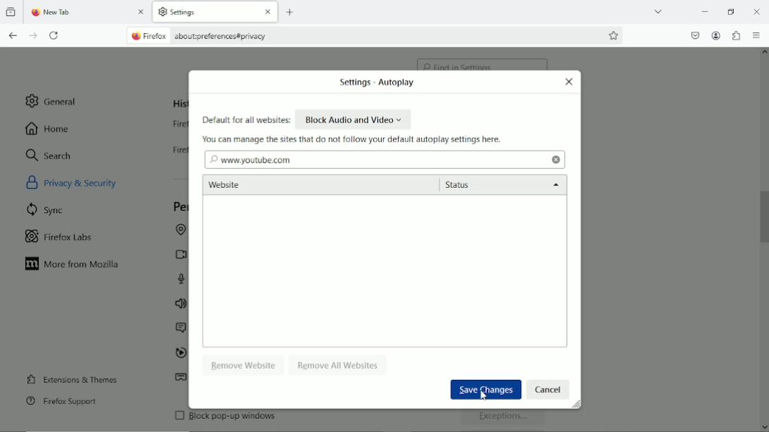 The width and height of the screenshot is (769, 432). What do you see at coordinates (61, 402) in the screenshot?
I see `firefox support` at bounding box center [61, 402].